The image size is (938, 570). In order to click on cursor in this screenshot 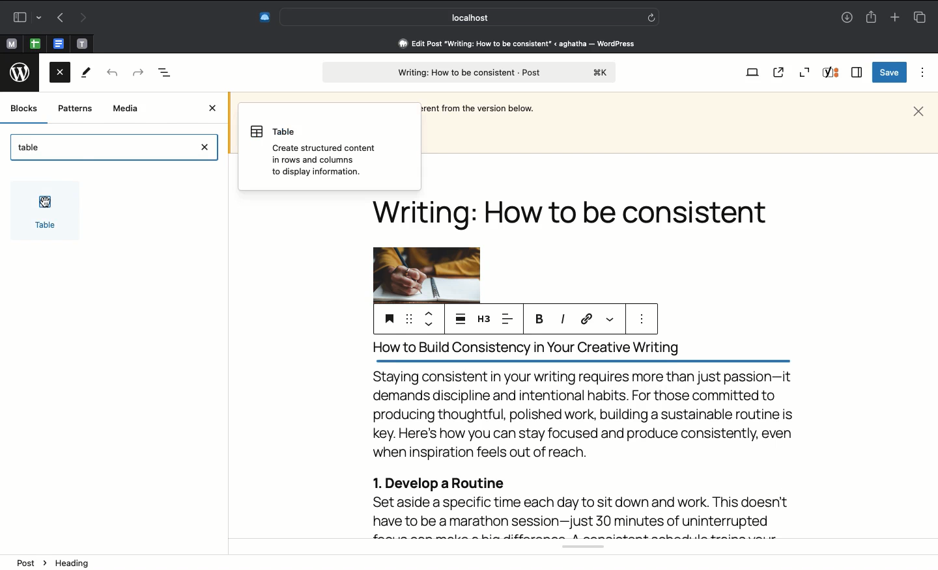, I will do `click(40, 203)`.